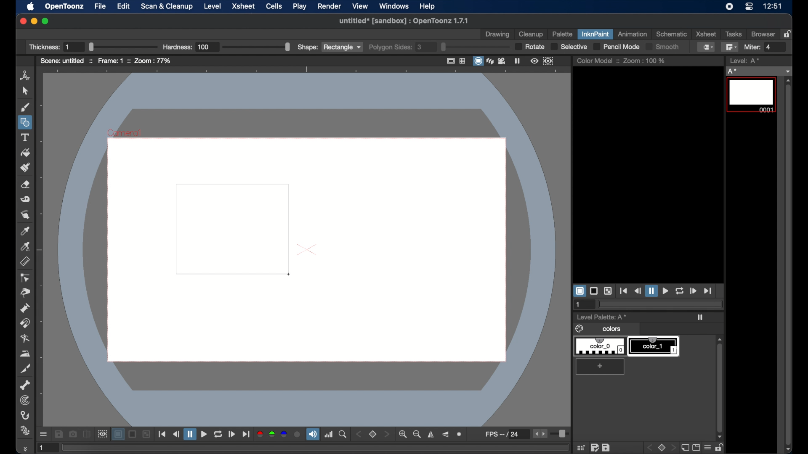  I want to click on text, so click(25, 137).